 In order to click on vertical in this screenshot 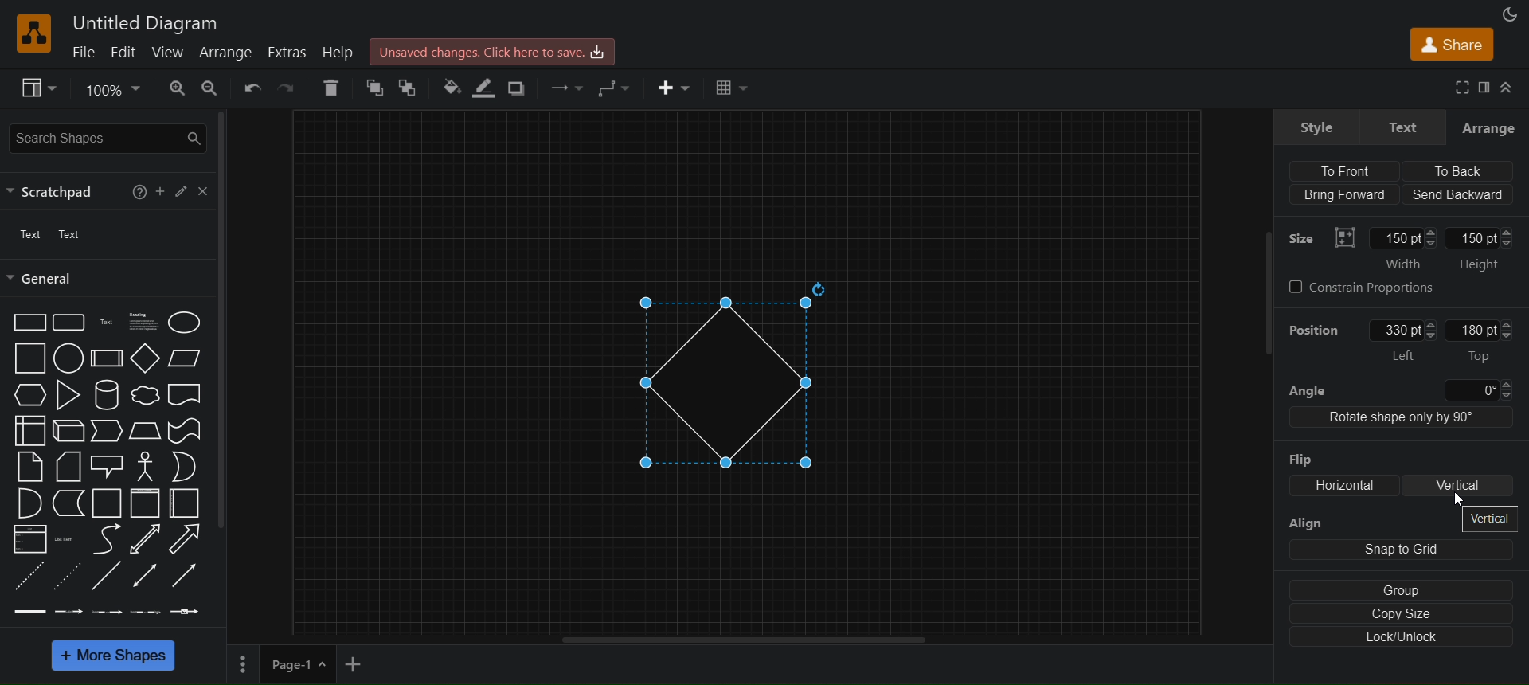, I will do `click(1494, 519)`.